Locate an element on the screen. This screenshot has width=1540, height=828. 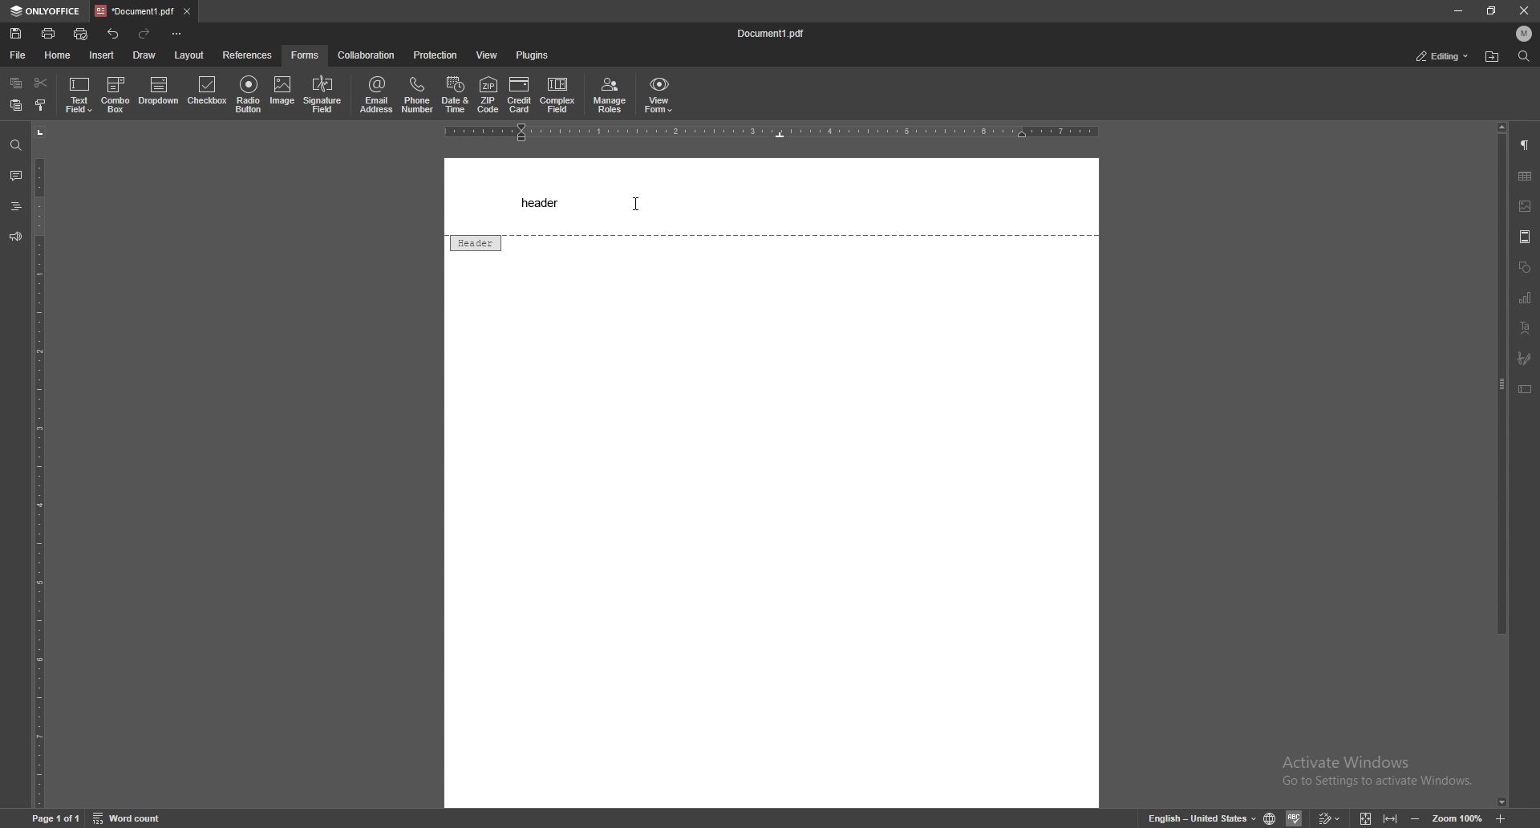
text art is located at coordinates (1527, 328).